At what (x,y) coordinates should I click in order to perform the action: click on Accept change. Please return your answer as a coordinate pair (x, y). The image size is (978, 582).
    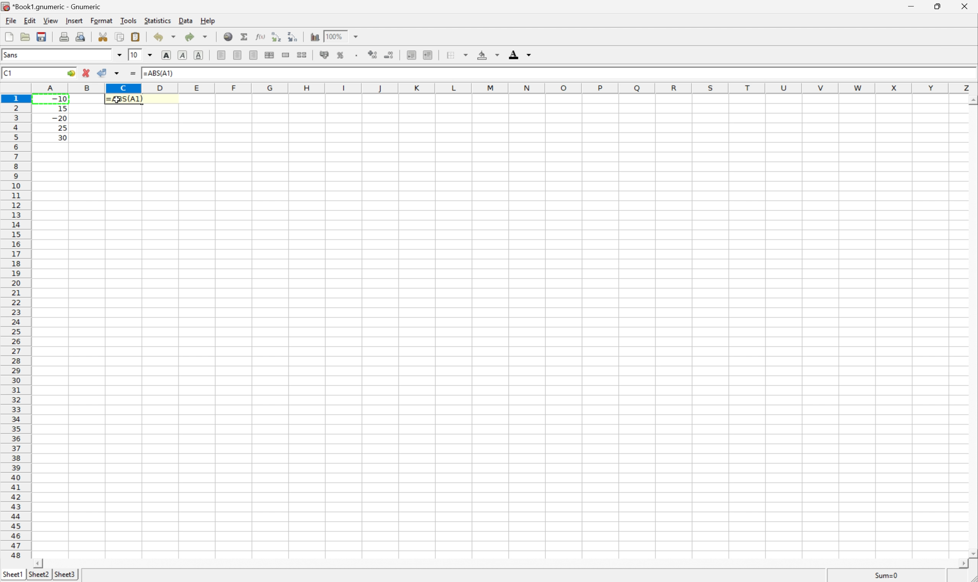
    Looking at the image, I should click on (103, 73).